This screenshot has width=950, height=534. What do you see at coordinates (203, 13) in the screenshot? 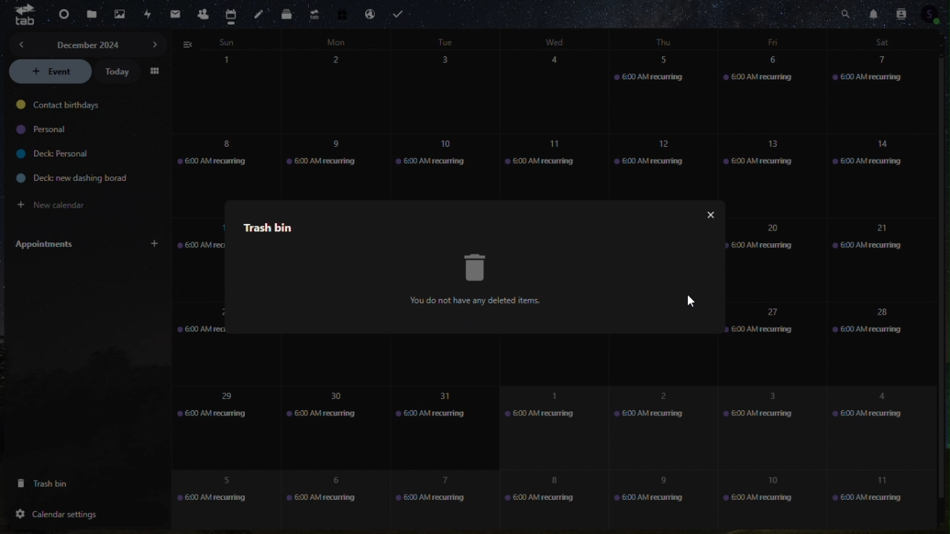
I see `contacts` at bounding box center [203, 13].